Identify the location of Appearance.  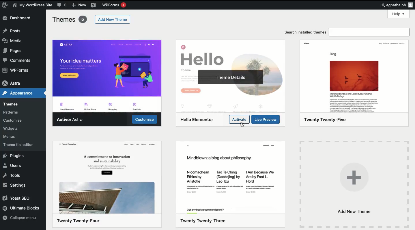
(17, 93).